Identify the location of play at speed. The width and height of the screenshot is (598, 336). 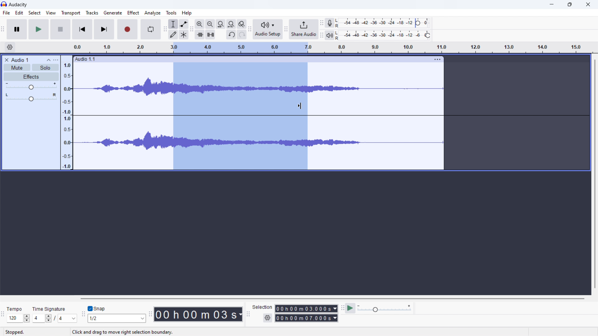
(350, 308).